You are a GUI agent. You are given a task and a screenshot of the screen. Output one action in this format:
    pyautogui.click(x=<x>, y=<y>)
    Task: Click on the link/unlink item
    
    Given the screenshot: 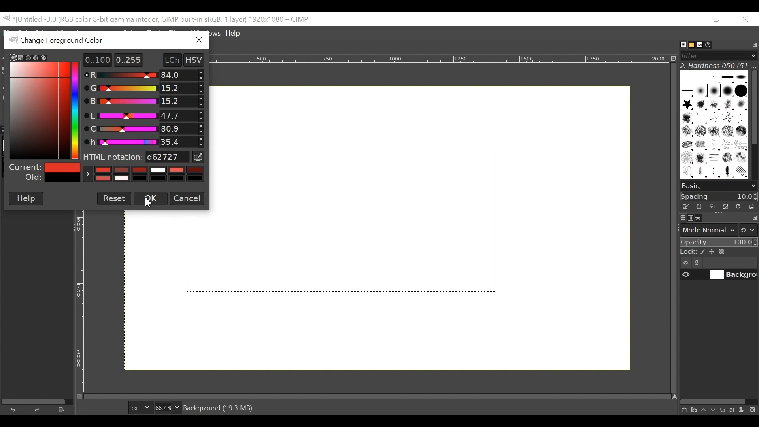 What is the action you would take?
    pyautogui.click(x=699, y=264)
    